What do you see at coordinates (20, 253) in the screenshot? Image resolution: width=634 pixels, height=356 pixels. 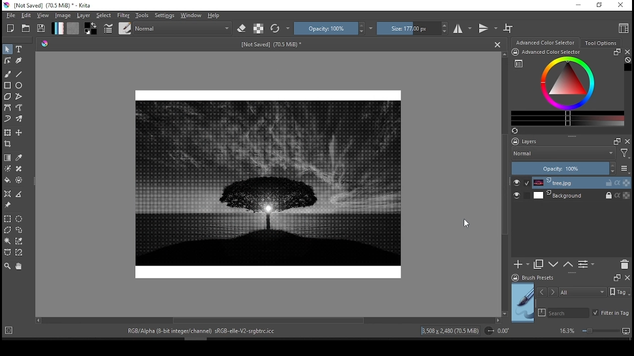 I see `magnetic curve selection tool` at bounding box center [20, 253].